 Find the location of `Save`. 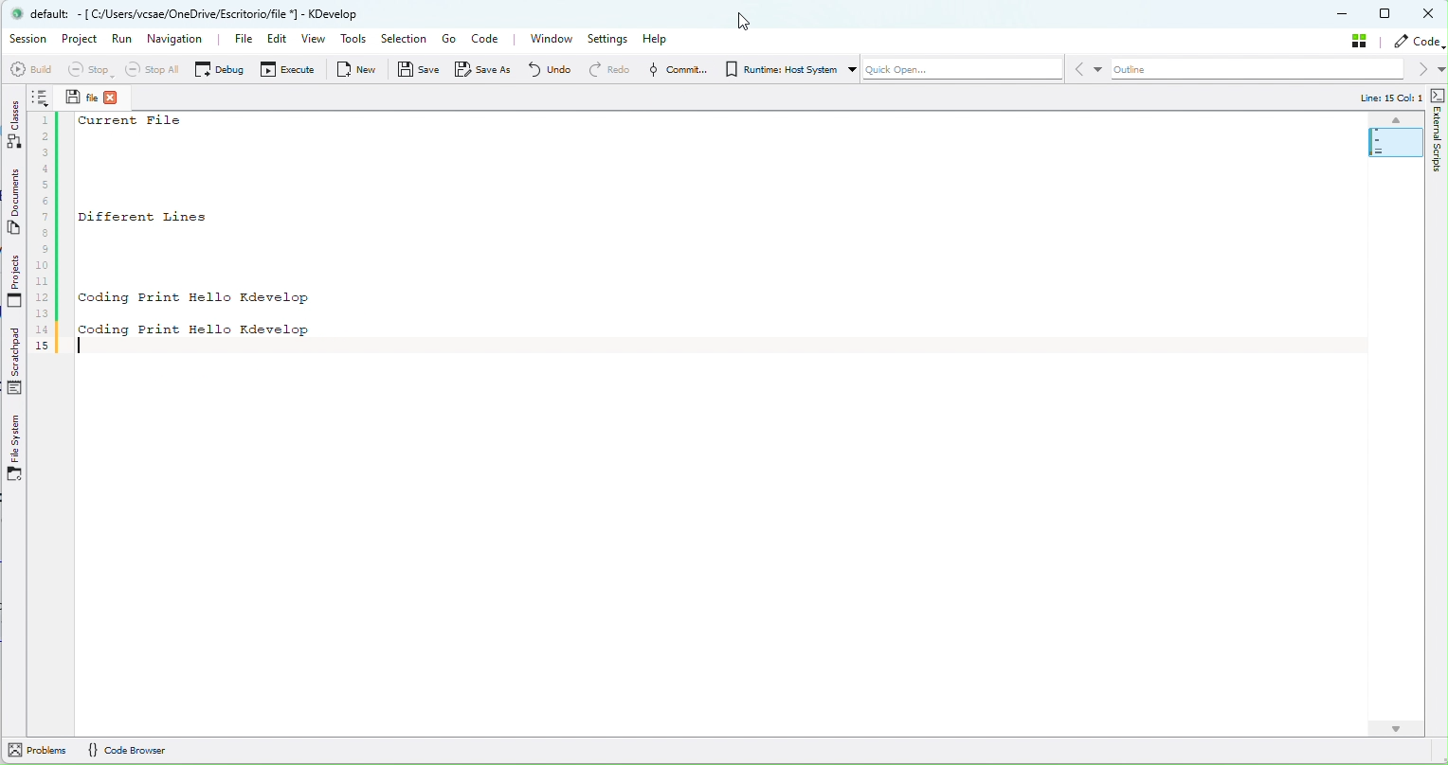

Save is located at coordinates (71, 96).